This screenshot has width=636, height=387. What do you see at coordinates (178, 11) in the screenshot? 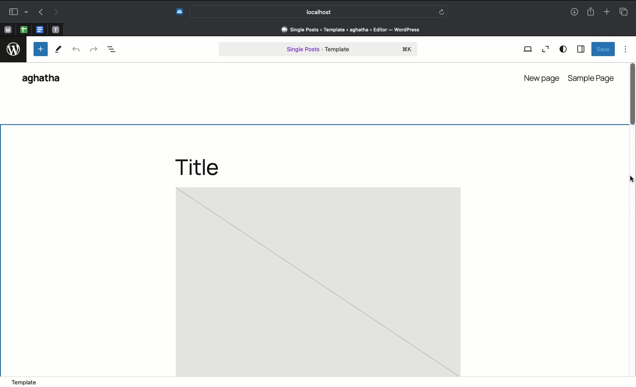
I see `Extensions` at bounding box center [178, 11].